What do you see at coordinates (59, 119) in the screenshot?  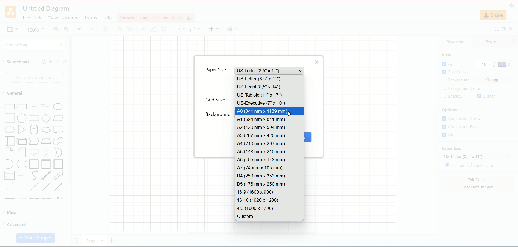 I see `Parallelogram` at bounding box center [59, 119].